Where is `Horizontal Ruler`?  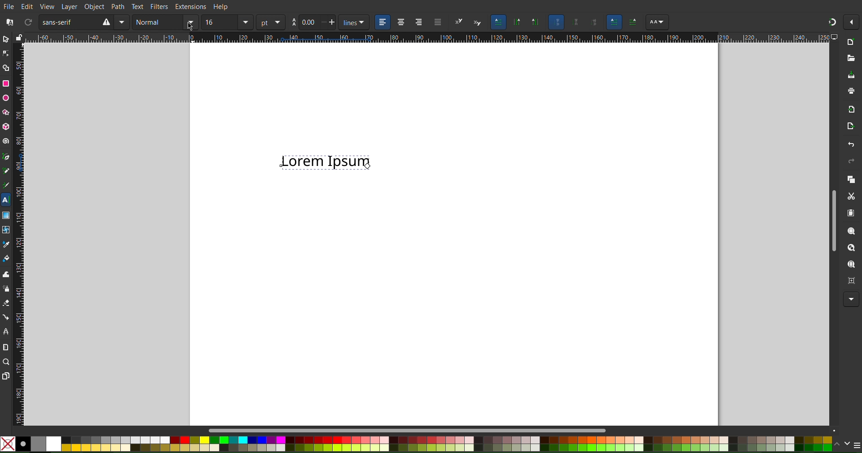
Horizontal Ruler is located at coordinates (432, 38).